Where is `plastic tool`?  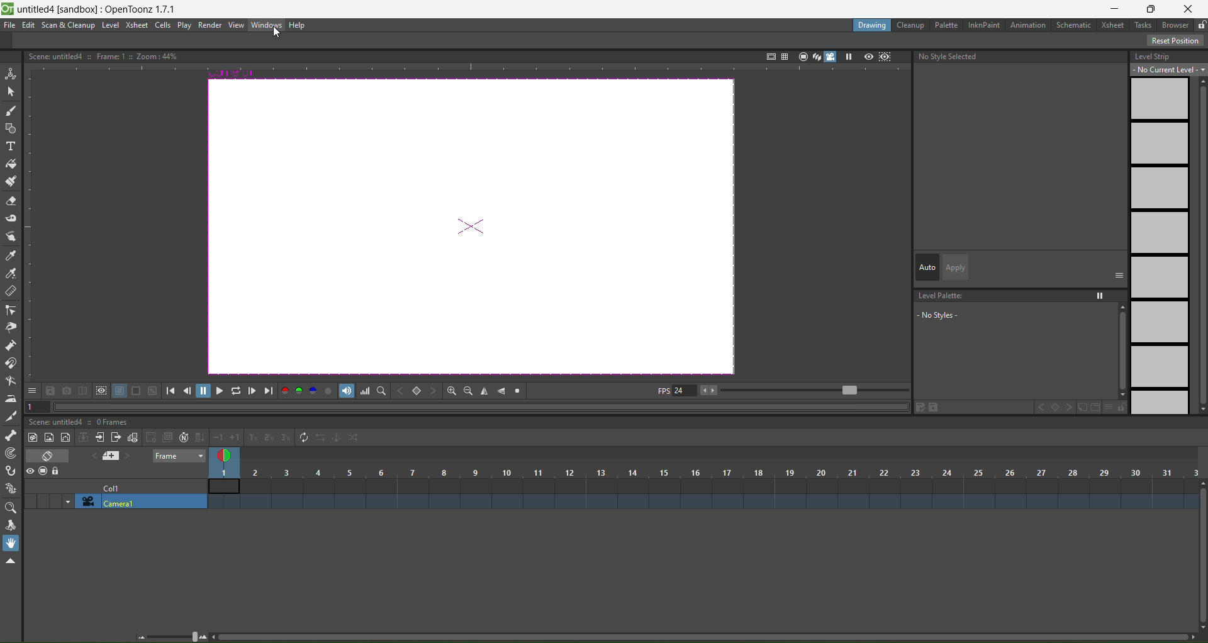
plastic tool is located at coordinates (11, 485).